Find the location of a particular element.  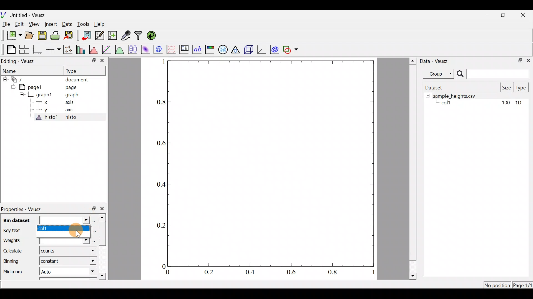

histogram of a dataset is located at coordinates (93, 49).